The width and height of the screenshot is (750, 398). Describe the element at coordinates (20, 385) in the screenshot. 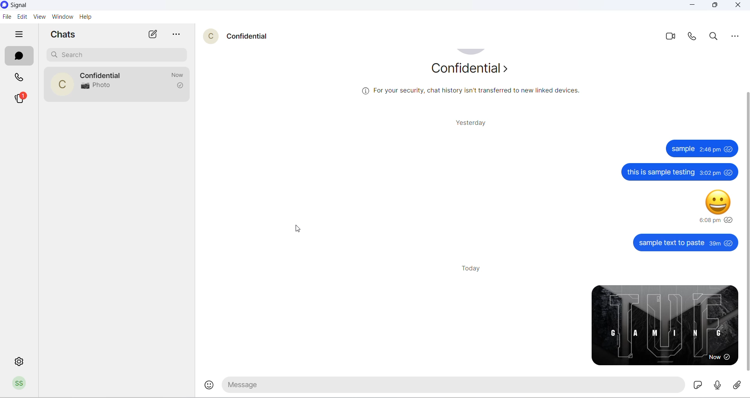

I see `profile` at that location.